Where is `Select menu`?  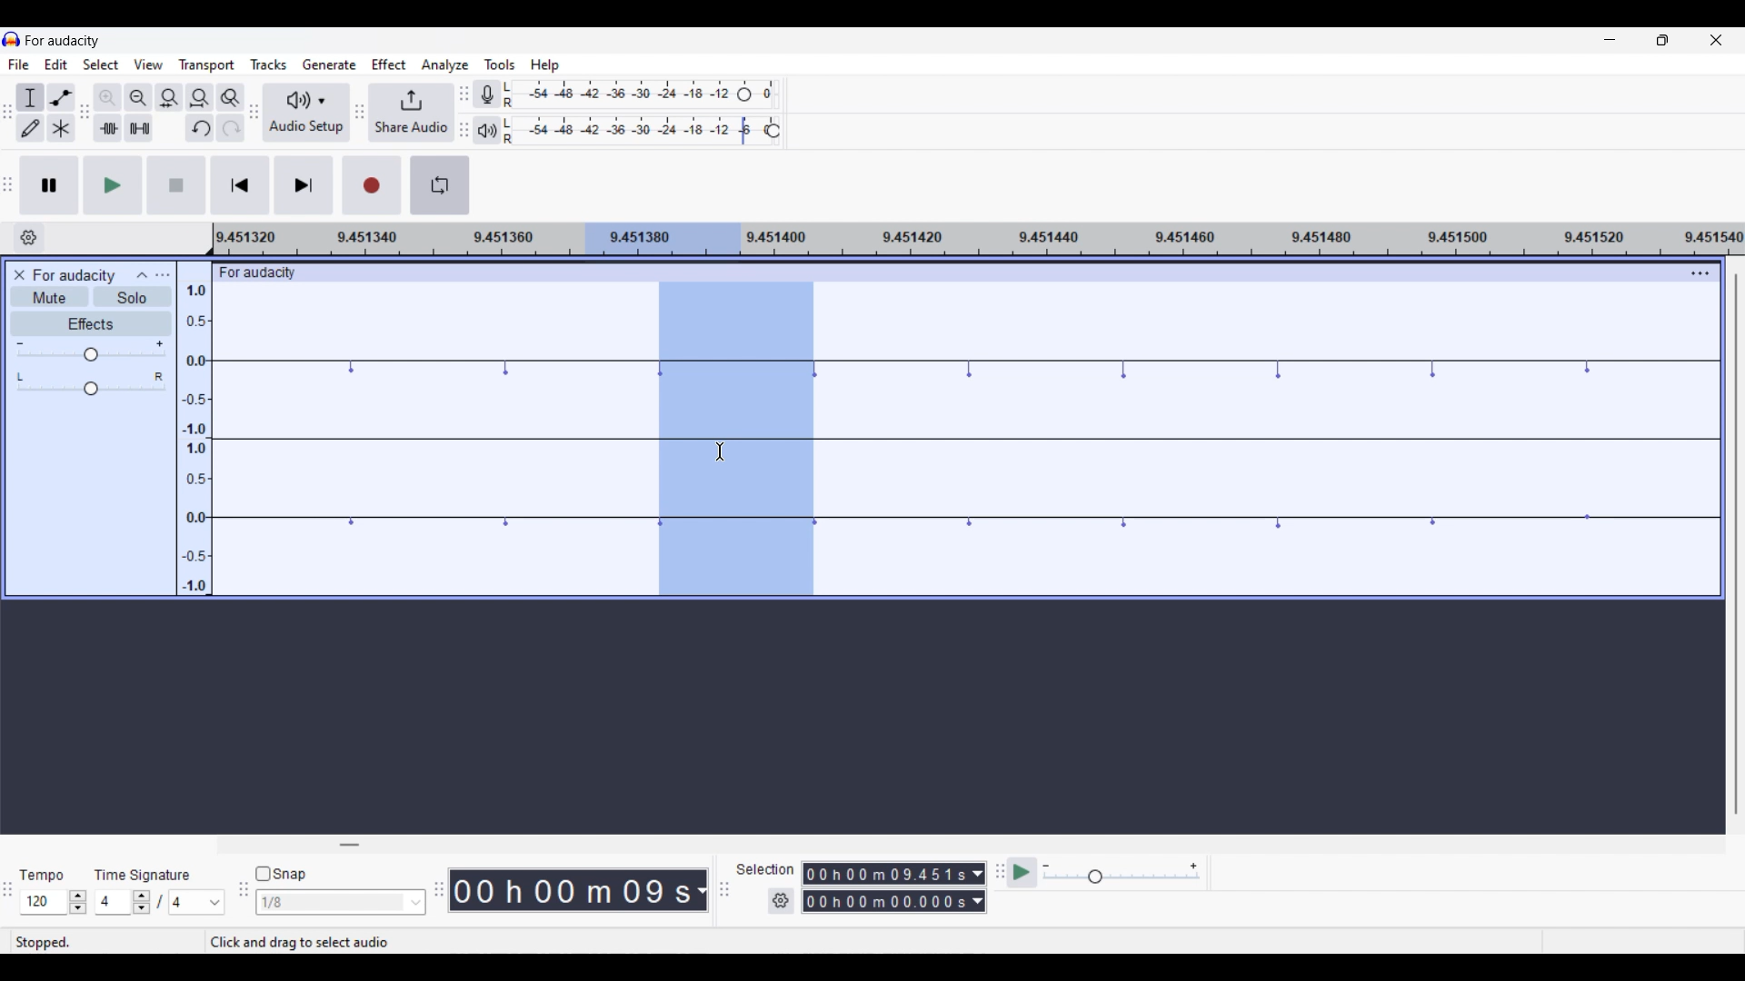 Select menu is located at coordinates (102, 64).